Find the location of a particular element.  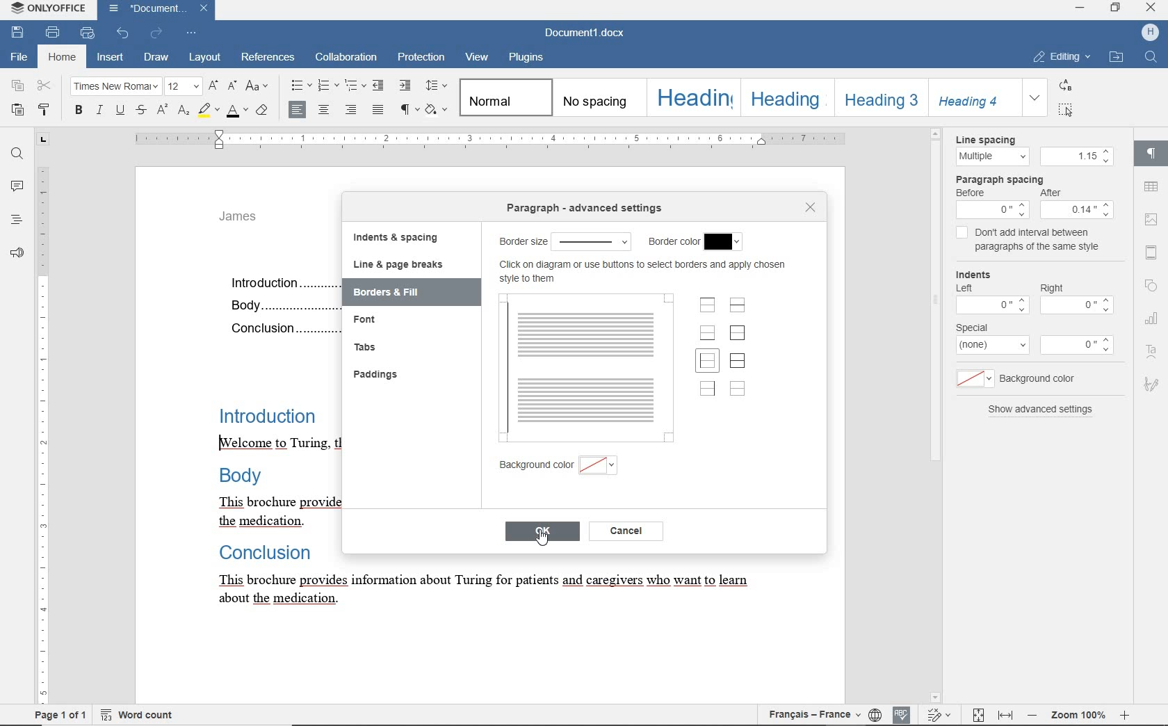

zoom in is located at coordinates (1128, 715).